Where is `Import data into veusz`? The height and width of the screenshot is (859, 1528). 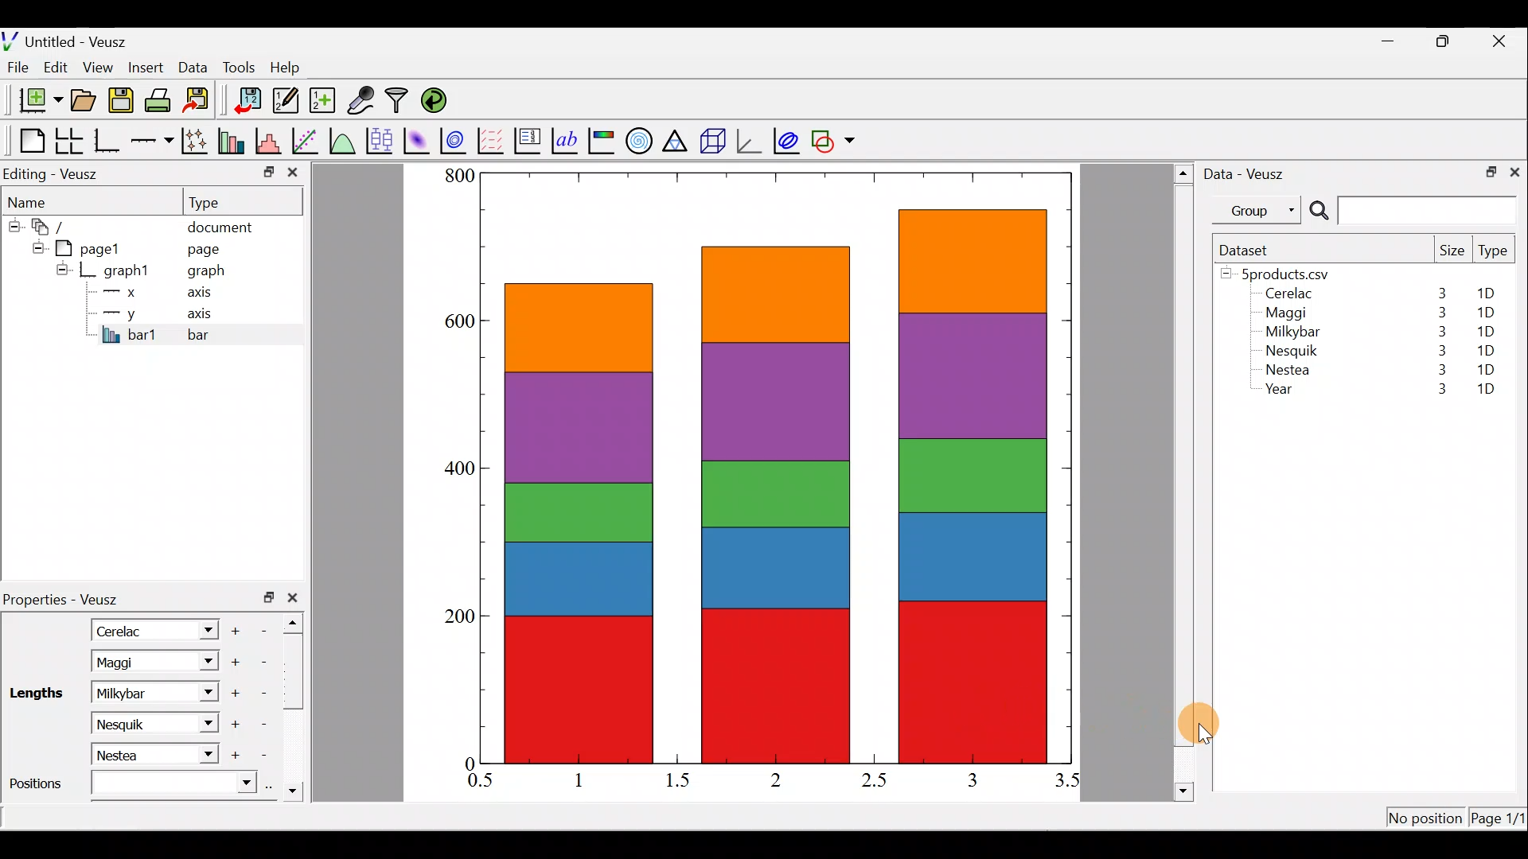 Import data into veusz is located at coordinates (248, 101).